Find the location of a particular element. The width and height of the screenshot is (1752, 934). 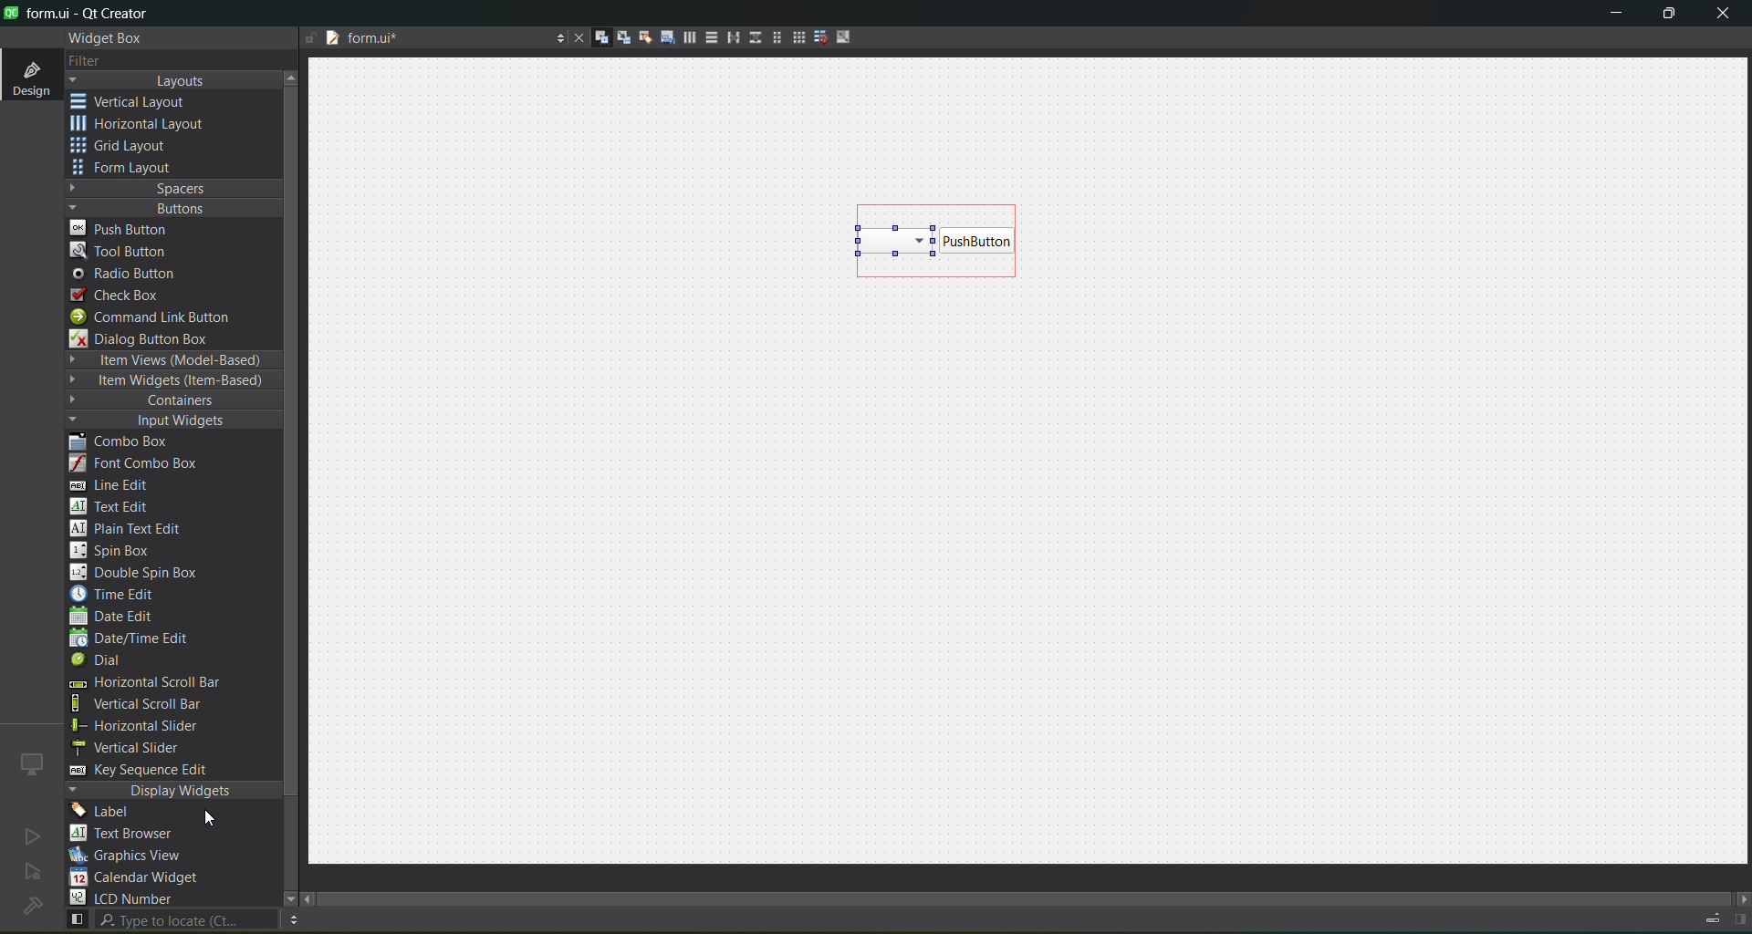

key sequence edit is located at coordinates (151, 771).